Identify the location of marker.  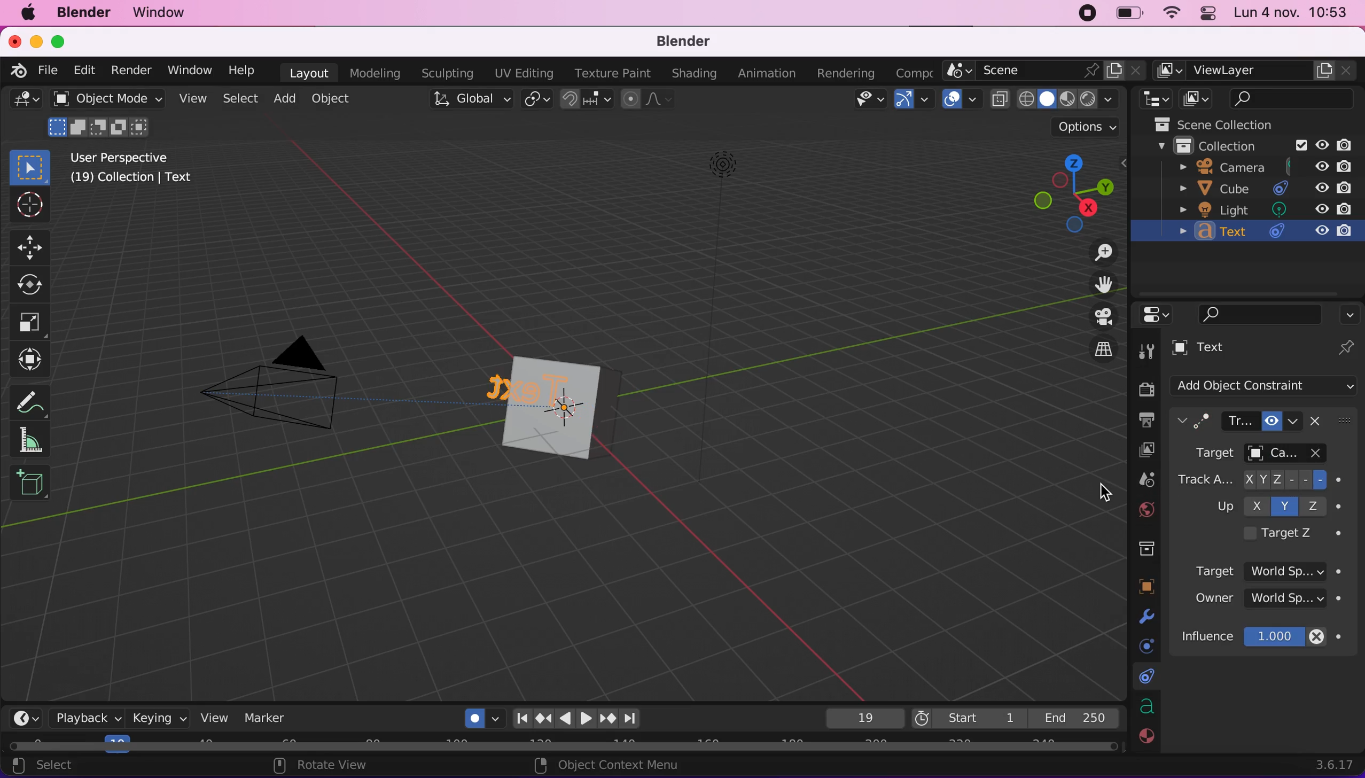
(267, 718).